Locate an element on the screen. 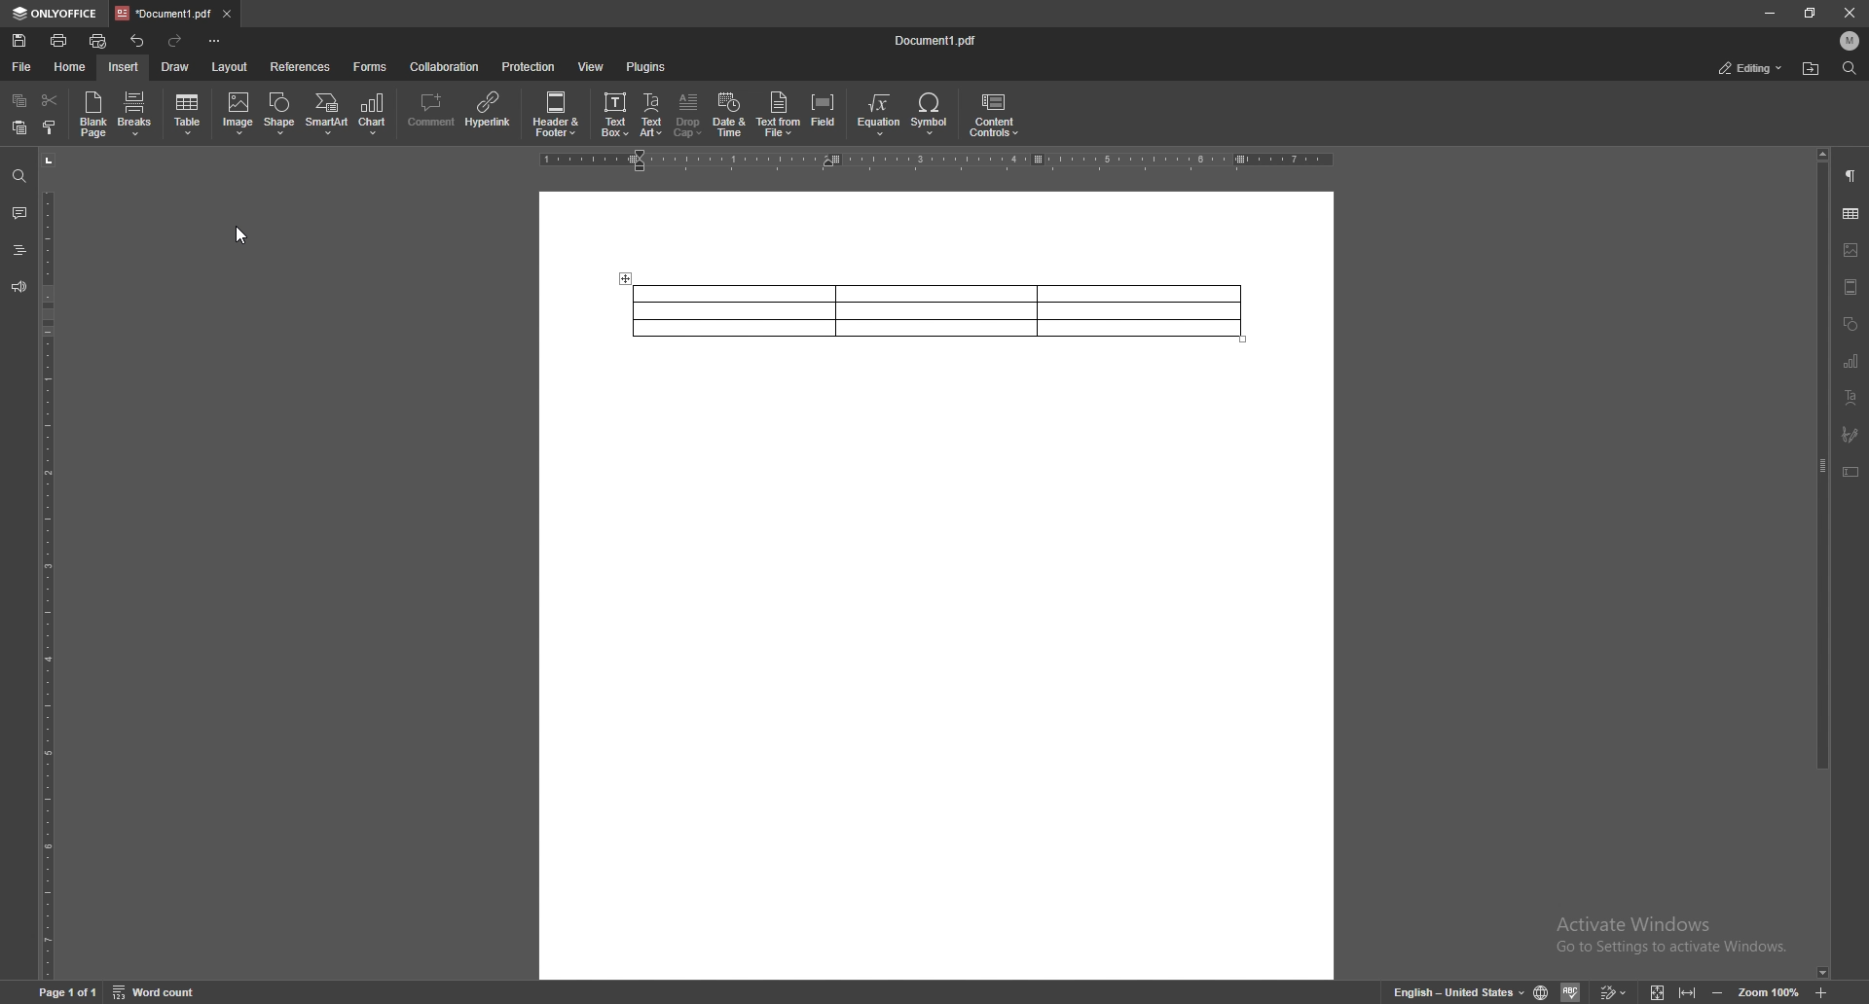  drop cap is located at coordinates (687, 115).